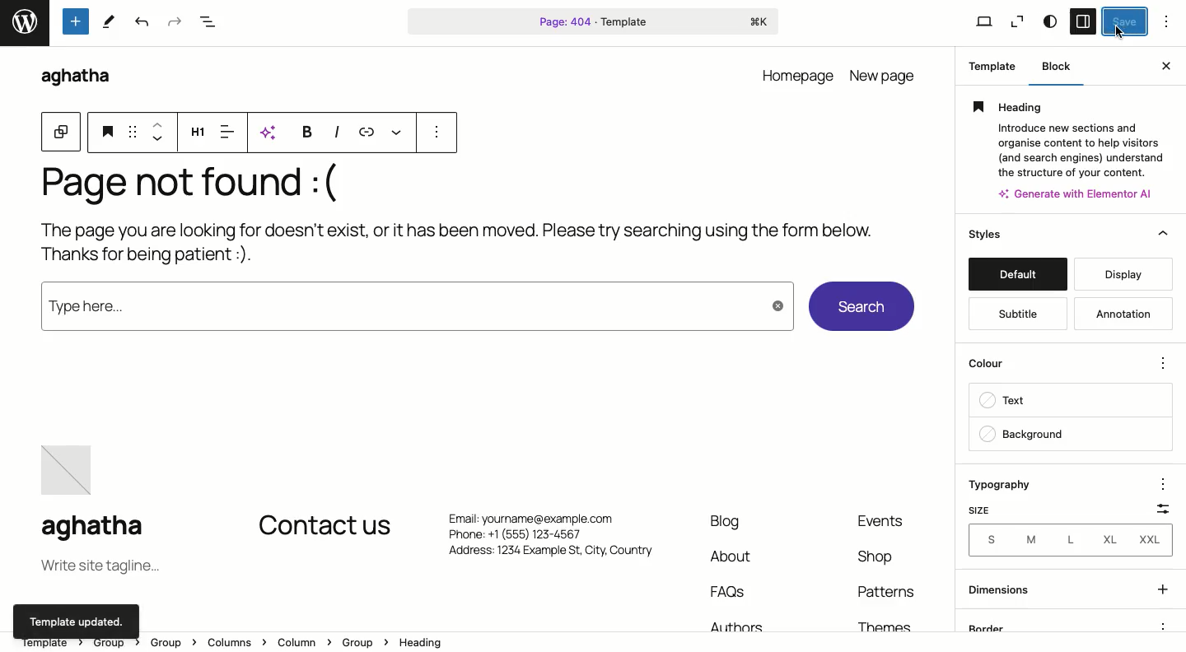  I want to click on Email: yourname@example.com, so click(542, 515).